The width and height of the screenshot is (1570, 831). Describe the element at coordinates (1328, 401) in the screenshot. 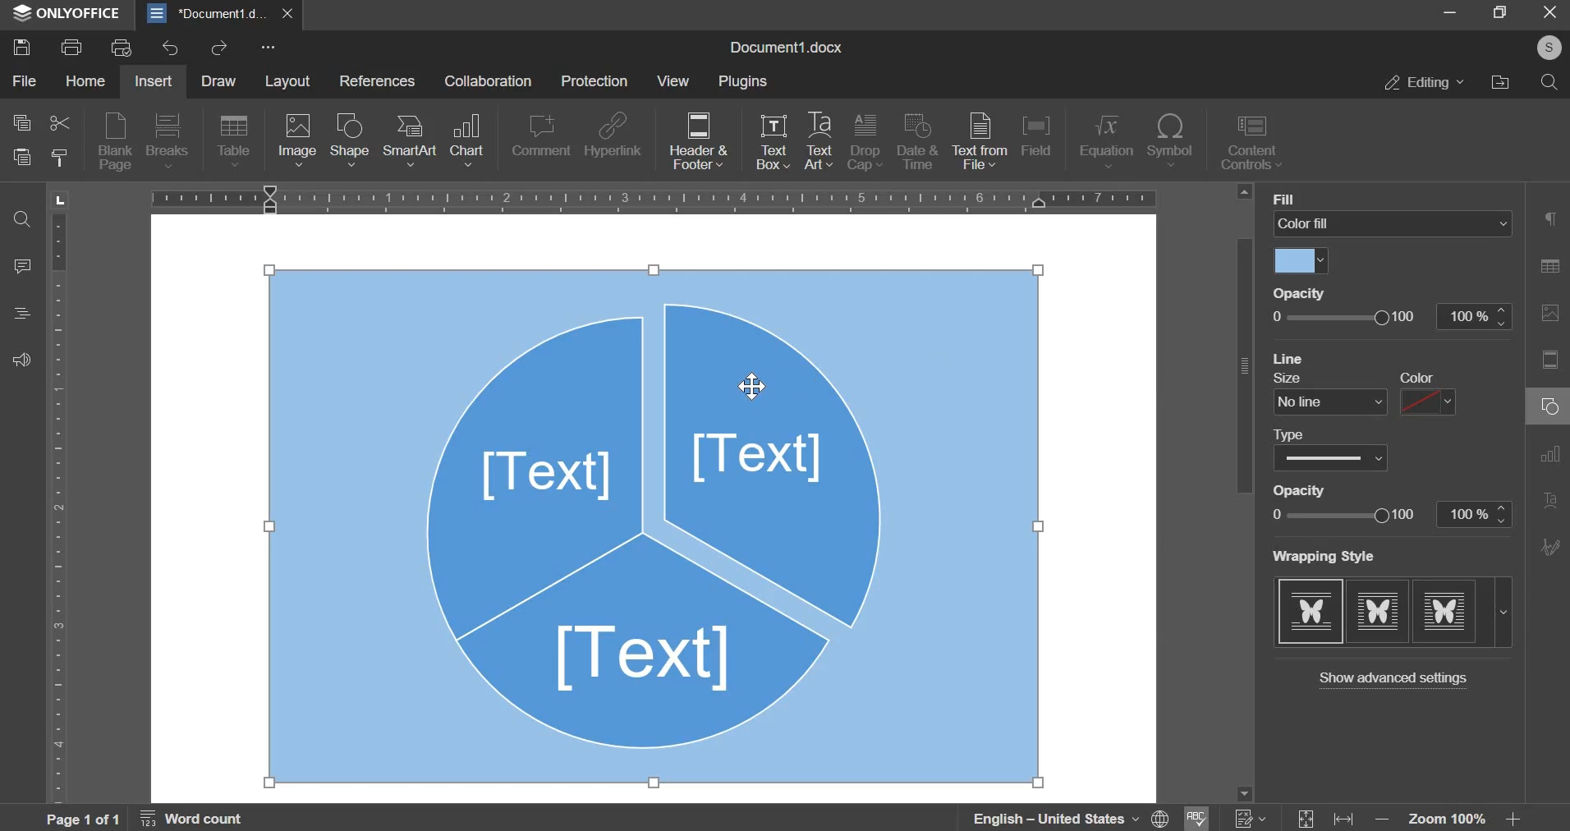

I see `line size` at that location.